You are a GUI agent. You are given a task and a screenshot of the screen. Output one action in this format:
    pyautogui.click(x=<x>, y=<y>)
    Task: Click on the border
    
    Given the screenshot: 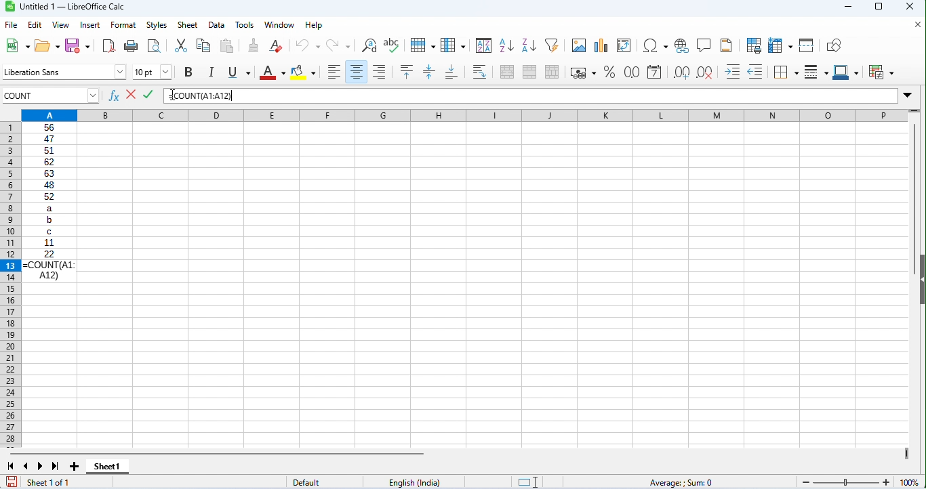 What is the action you would take?
    pyautogui.click(x=786, y=72)
    